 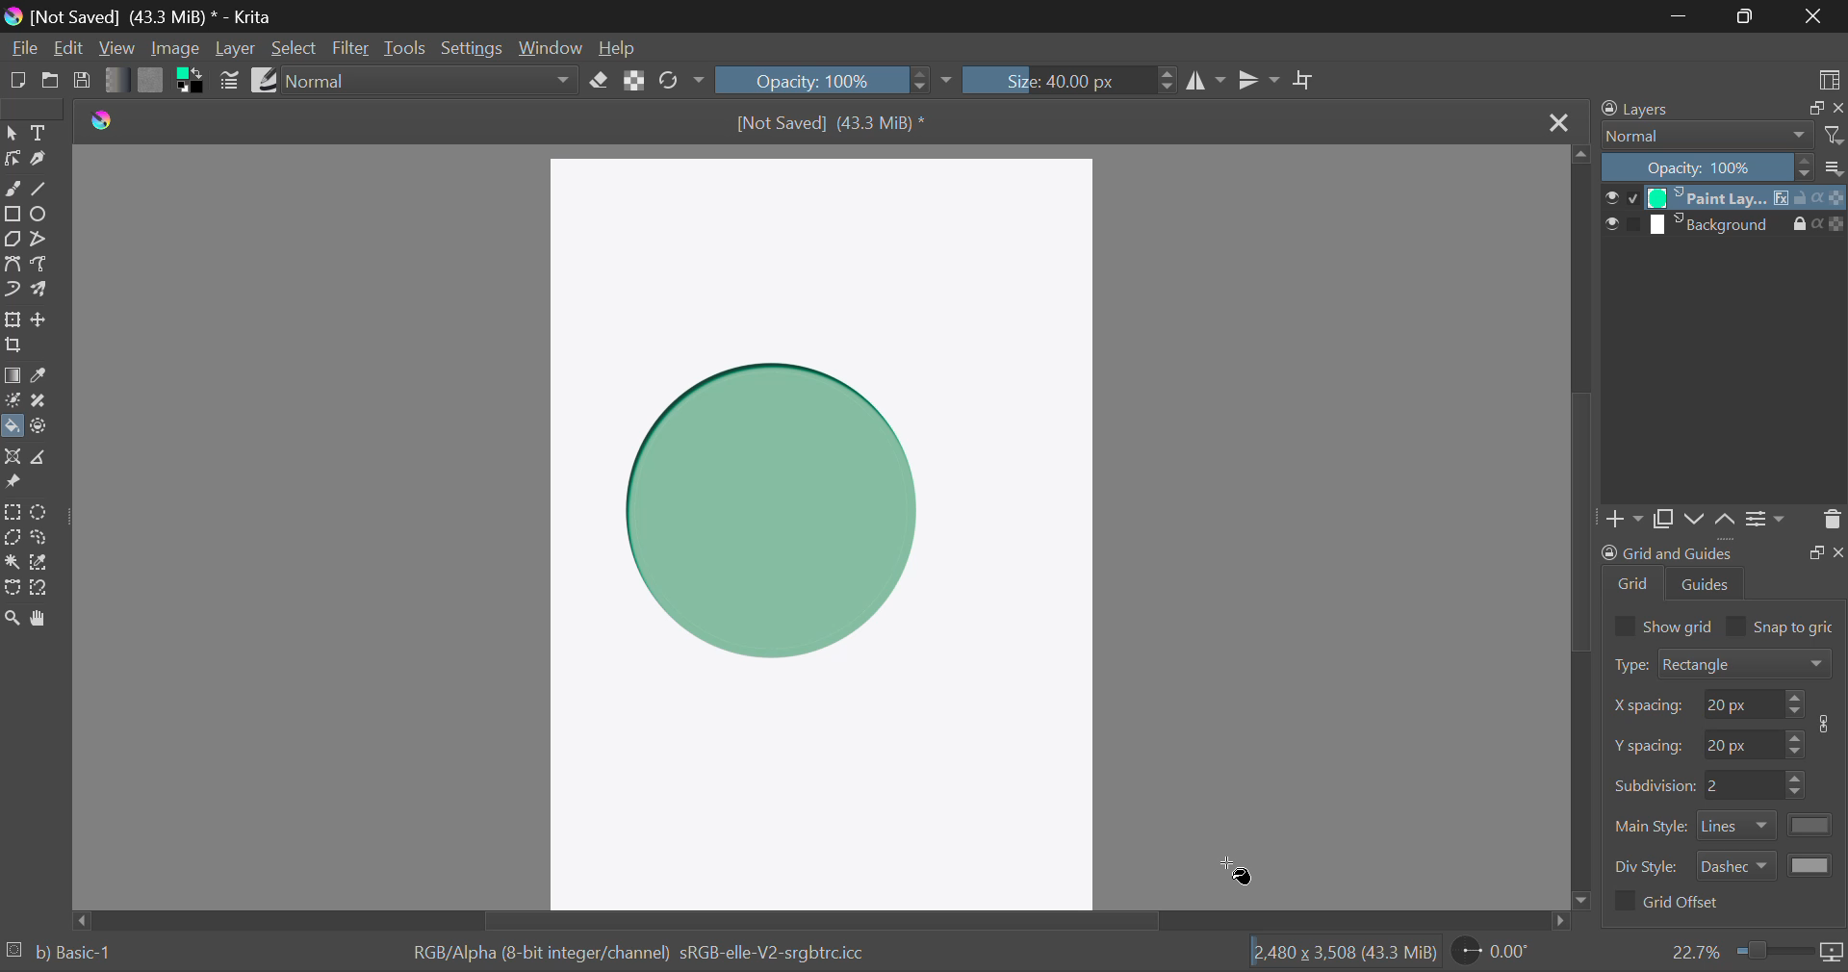 I want to click on Gradient, so click(x=112, y=80).